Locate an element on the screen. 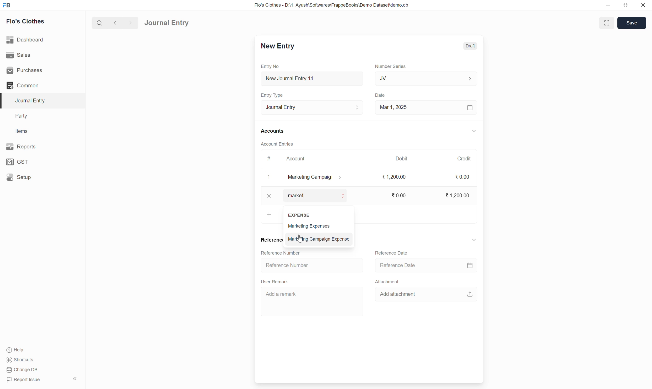 The width and height of the screenshot is (652, 389). Account is located at coordinates (297, 159).